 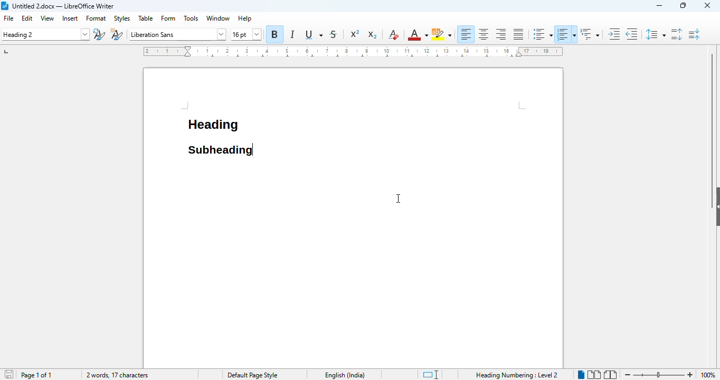 I want to click on hotkey (Ctrl+Shift+S) pressed, so click(x=254, y=149).